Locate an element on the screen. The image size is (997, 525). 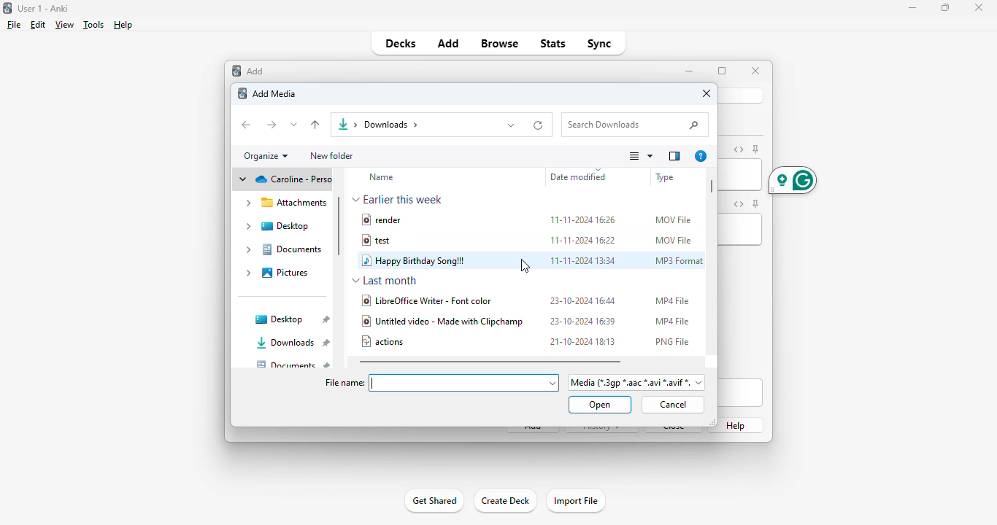
stats is located at coordinates (553, 44).